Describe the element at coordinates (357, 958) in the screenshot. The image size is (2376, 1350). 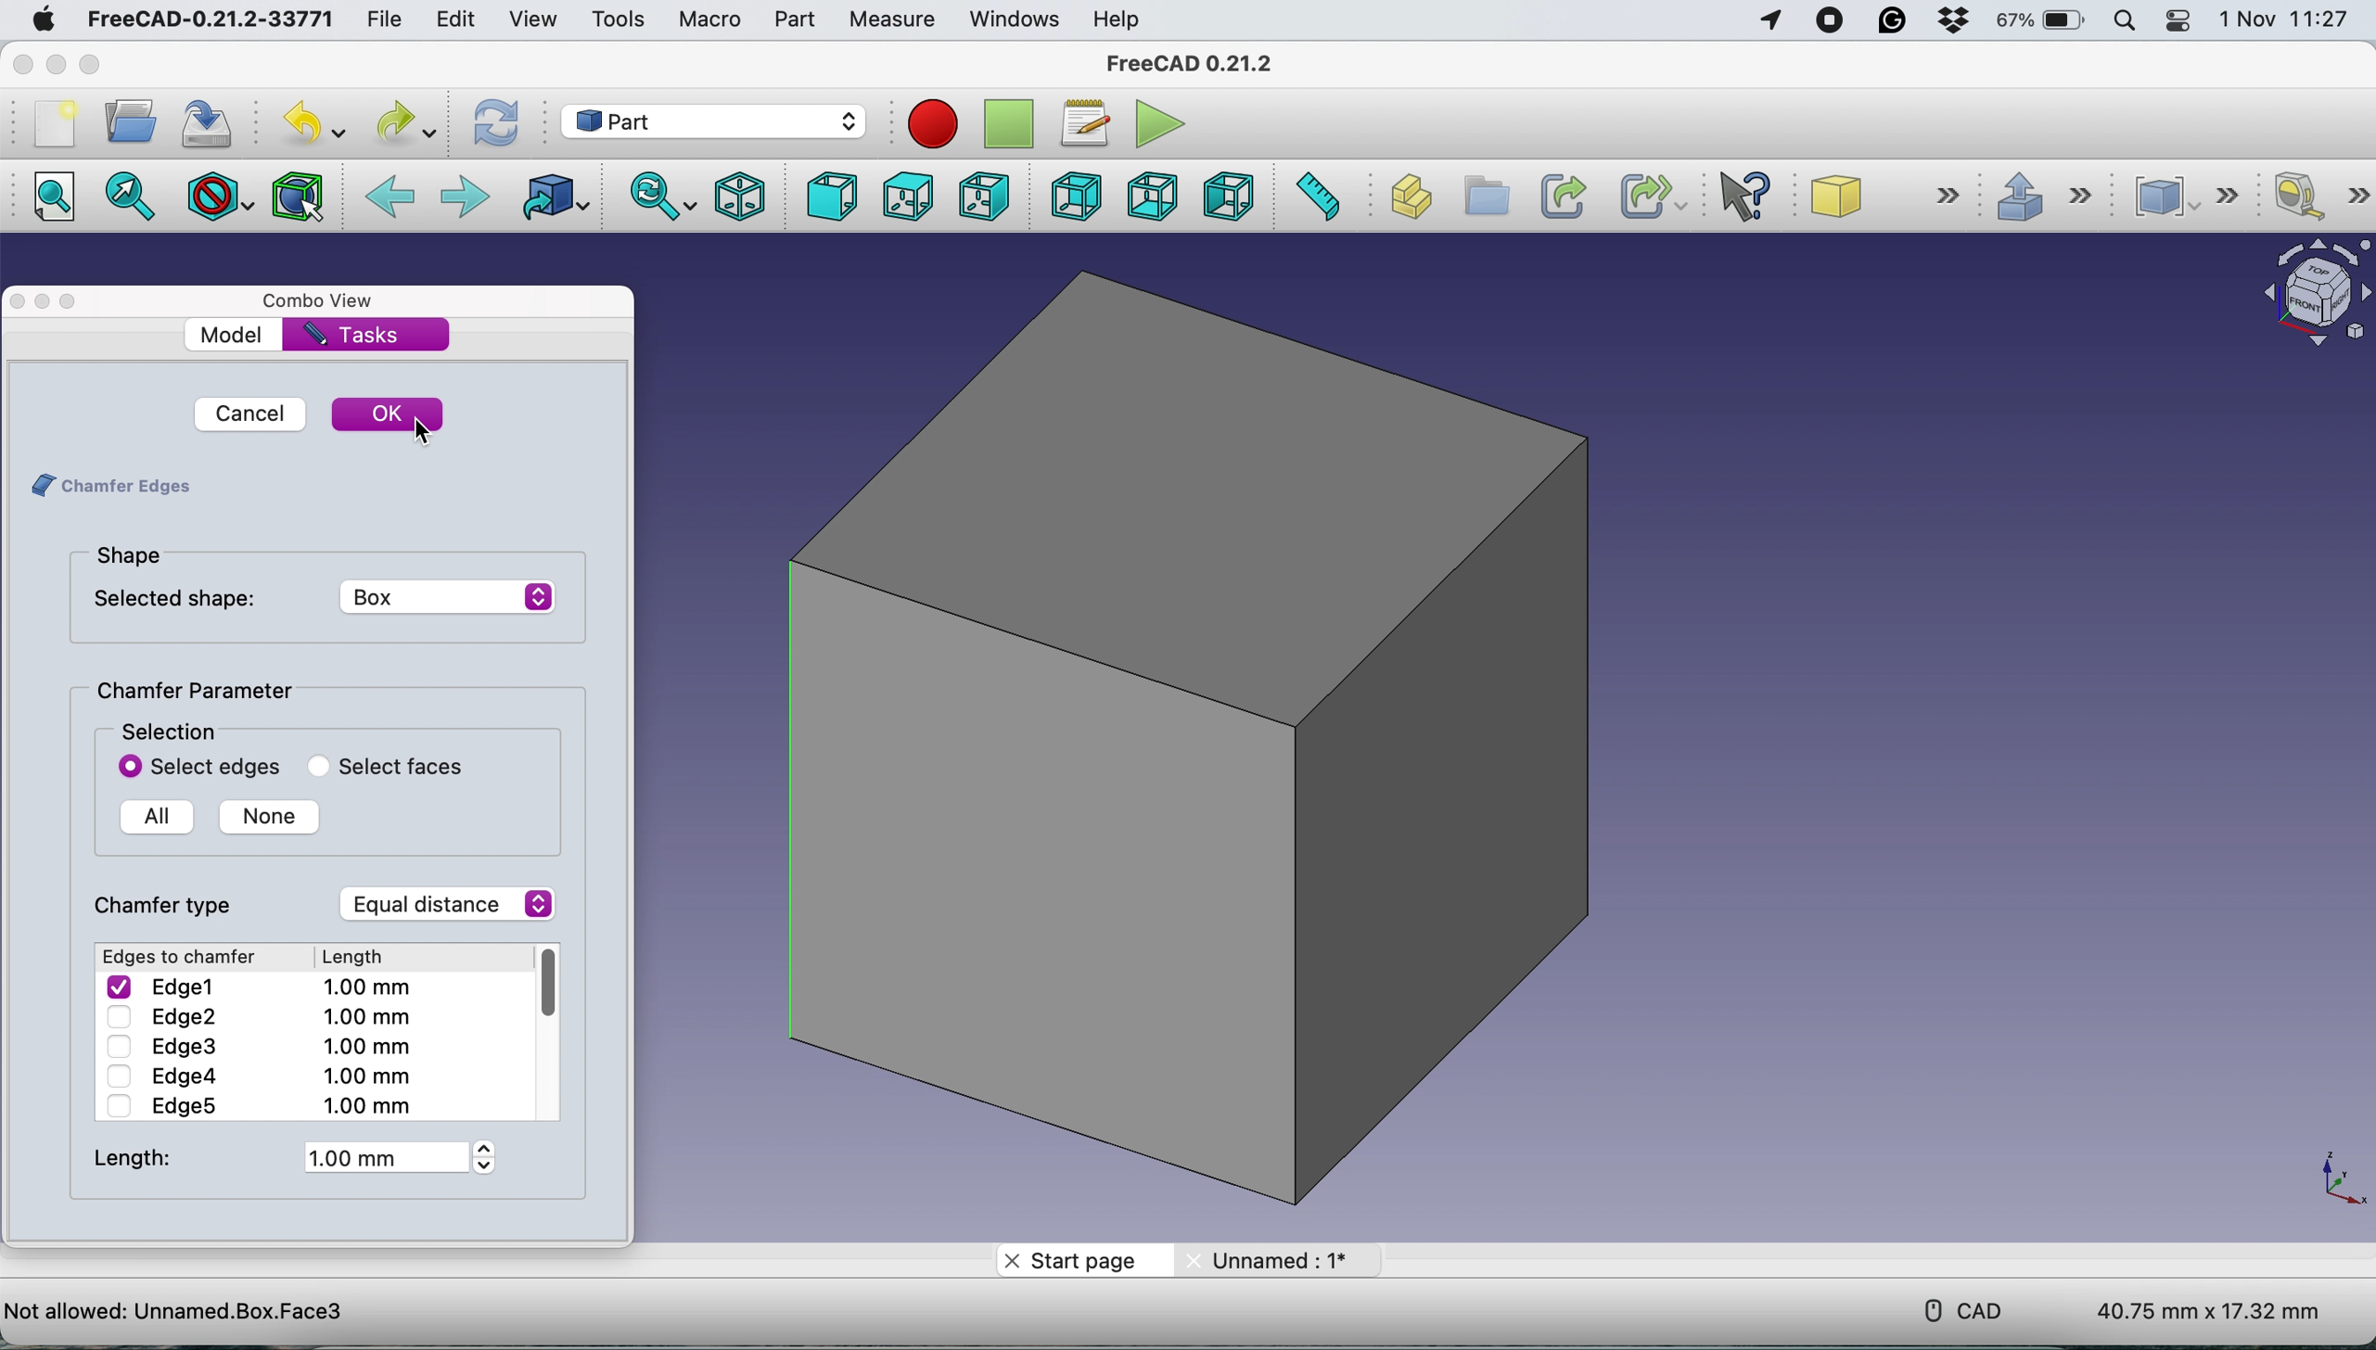
I see `Length` at that location.